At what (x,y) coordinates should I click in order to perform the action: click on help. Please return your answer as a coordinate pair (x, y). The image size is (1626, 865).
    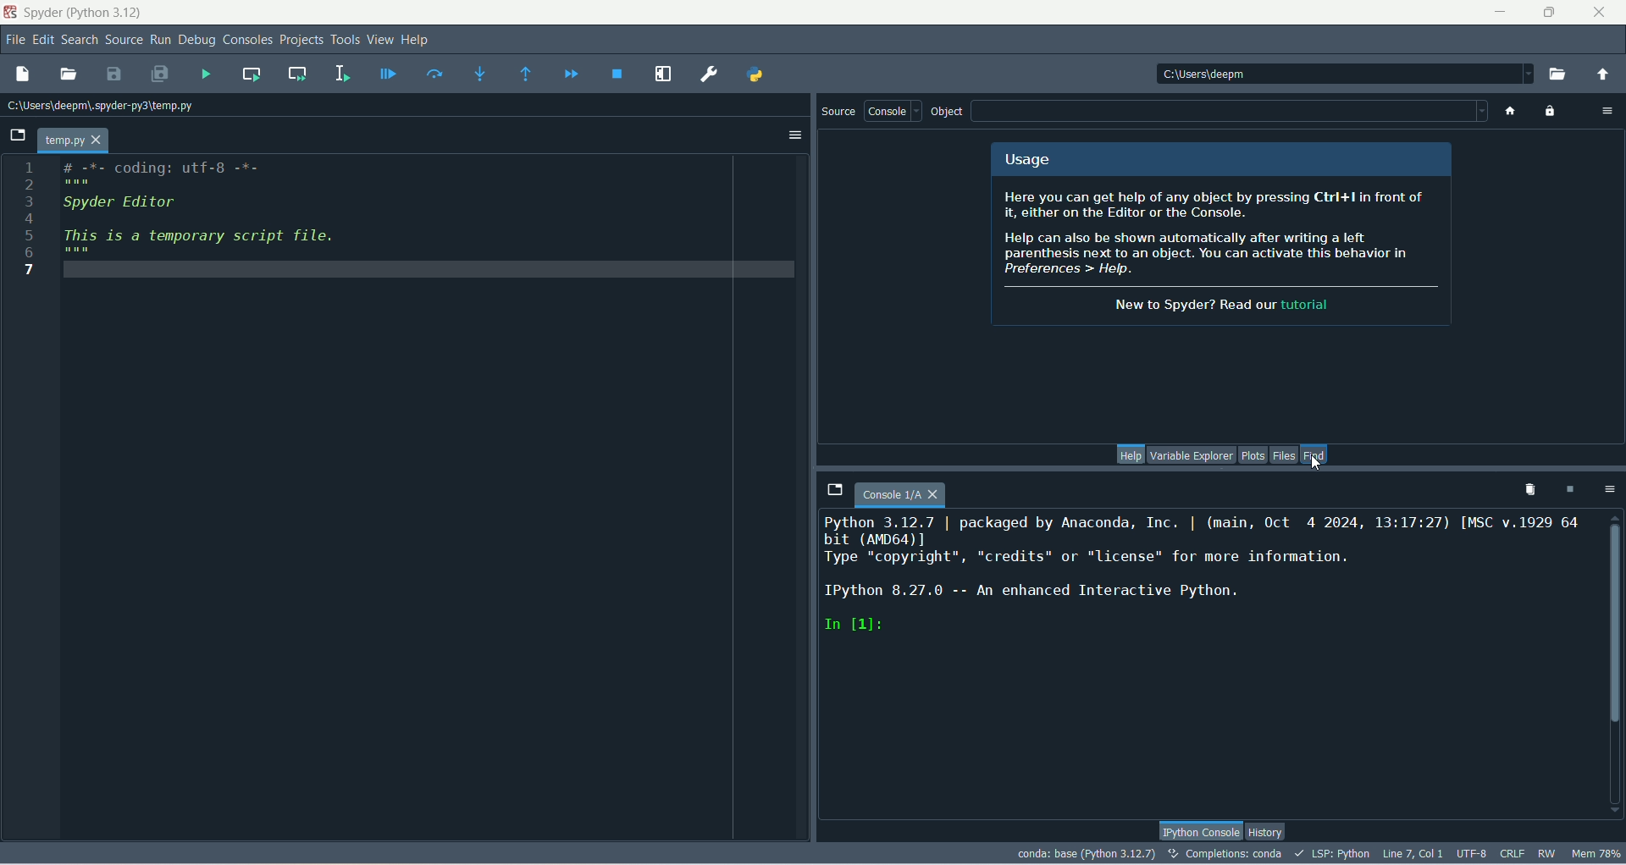
    Looking at the image, I should click on (417, 41).